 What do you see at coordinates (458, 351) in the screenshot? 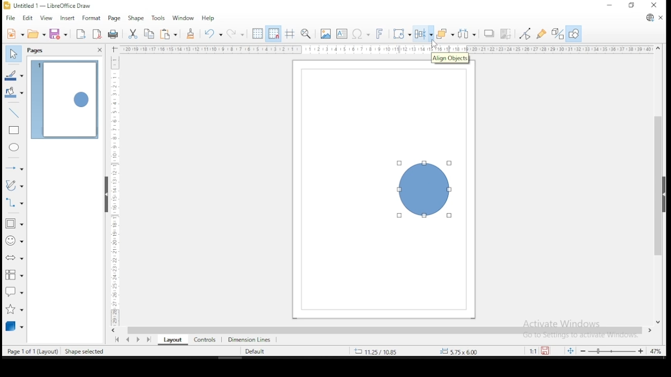
I see `5.75x6.00` at bounding box center [458, 351].